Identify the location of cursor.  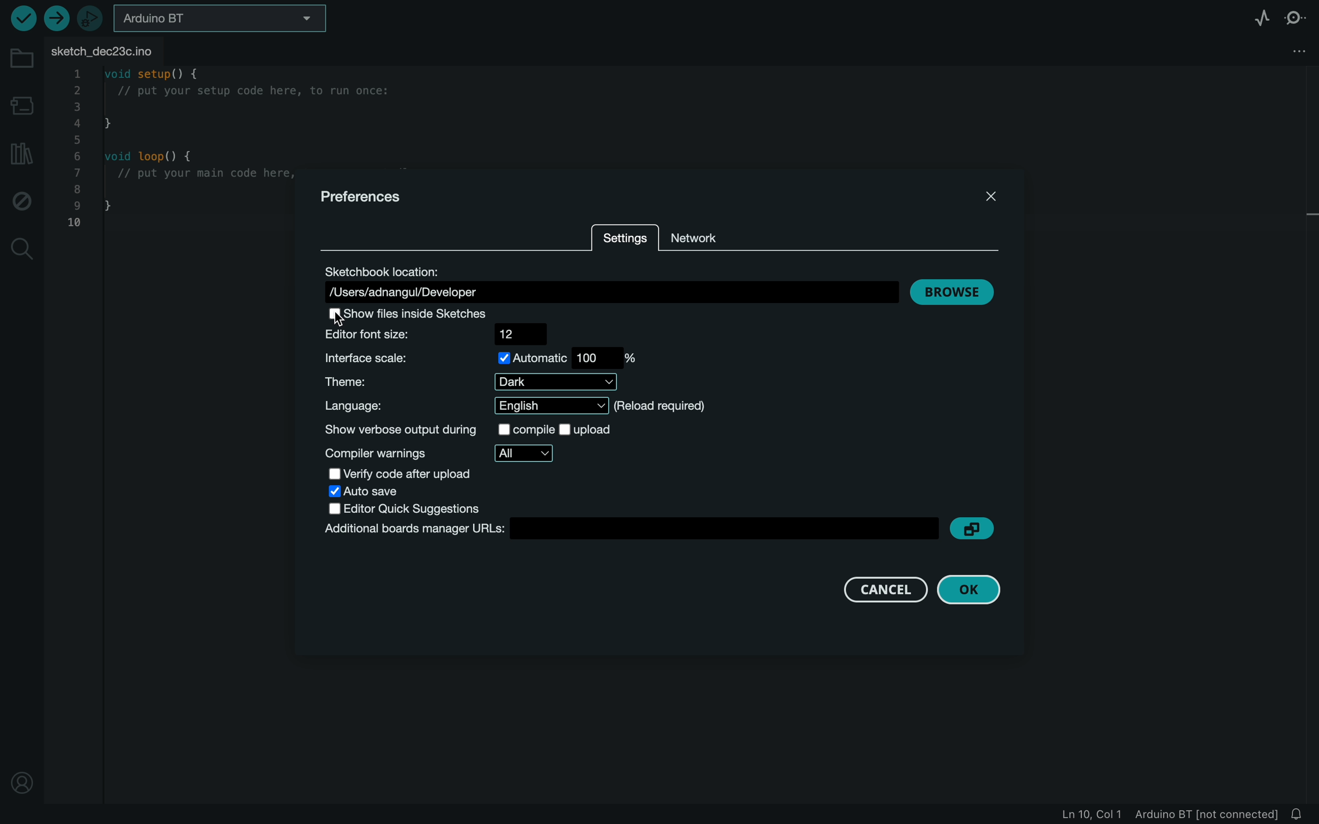
(348, 323).